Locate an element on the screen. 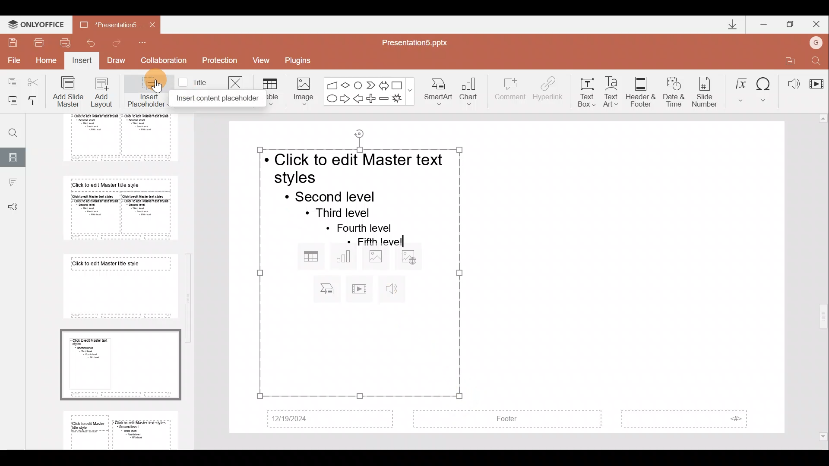 Image resolution: width=829 pixels, height=466 pixels. Cut is located at coordinates (35, 82).